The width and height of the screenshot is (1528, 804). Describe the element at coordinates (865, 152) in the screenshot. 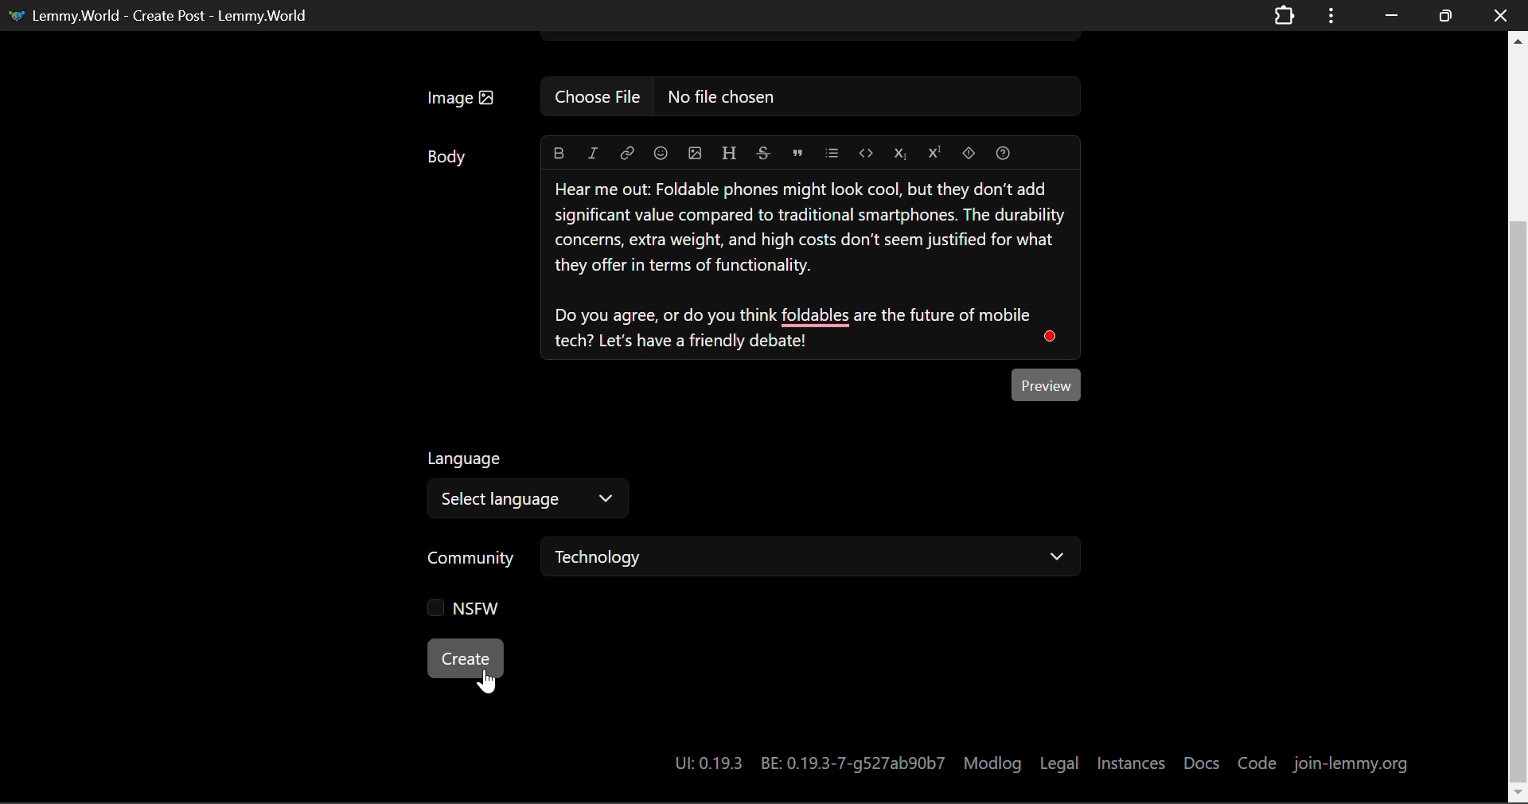

I see `code` at that location.